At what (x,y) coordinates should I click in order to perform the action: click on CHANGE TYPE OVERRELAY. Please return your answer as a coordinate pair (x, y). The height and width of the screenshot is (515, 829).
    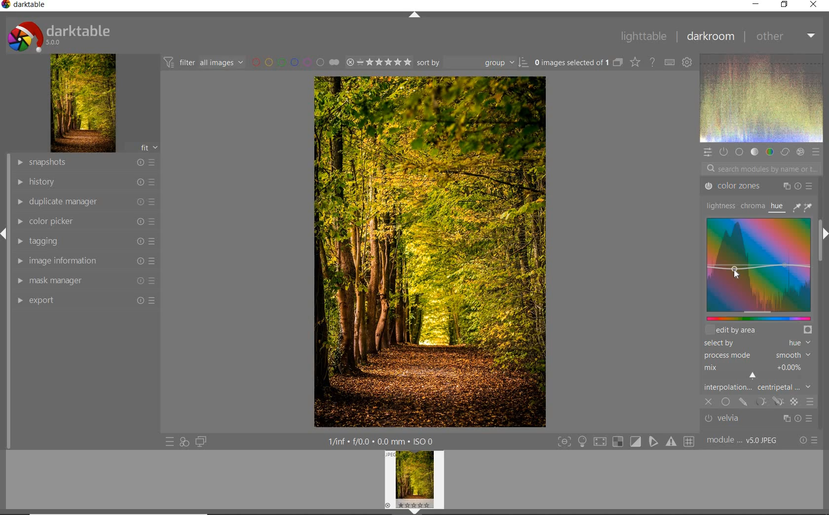
    Looking at the image, I should click on (636, 62).